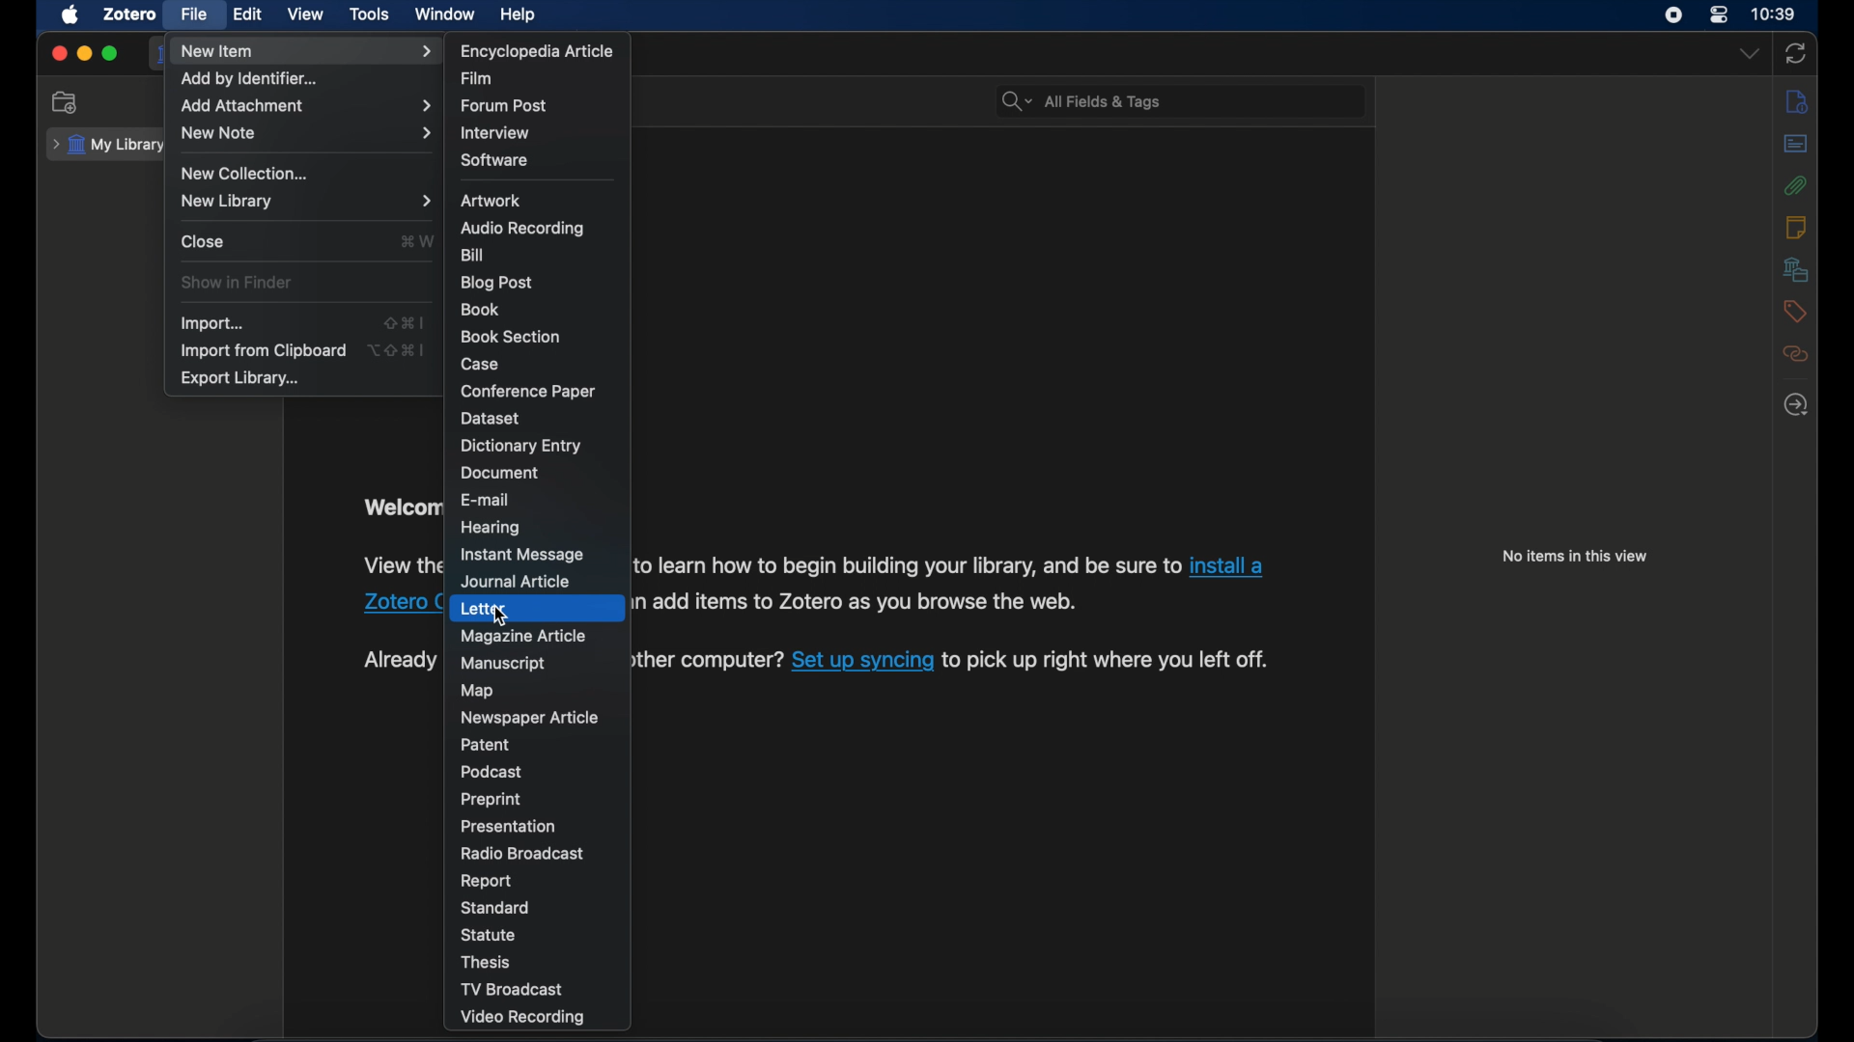 This screenshot has height=1042, width=1854. What do you see at coordinates (492, 772) in the screenshot?
I see `podcast` at bounding box center [492, 772].